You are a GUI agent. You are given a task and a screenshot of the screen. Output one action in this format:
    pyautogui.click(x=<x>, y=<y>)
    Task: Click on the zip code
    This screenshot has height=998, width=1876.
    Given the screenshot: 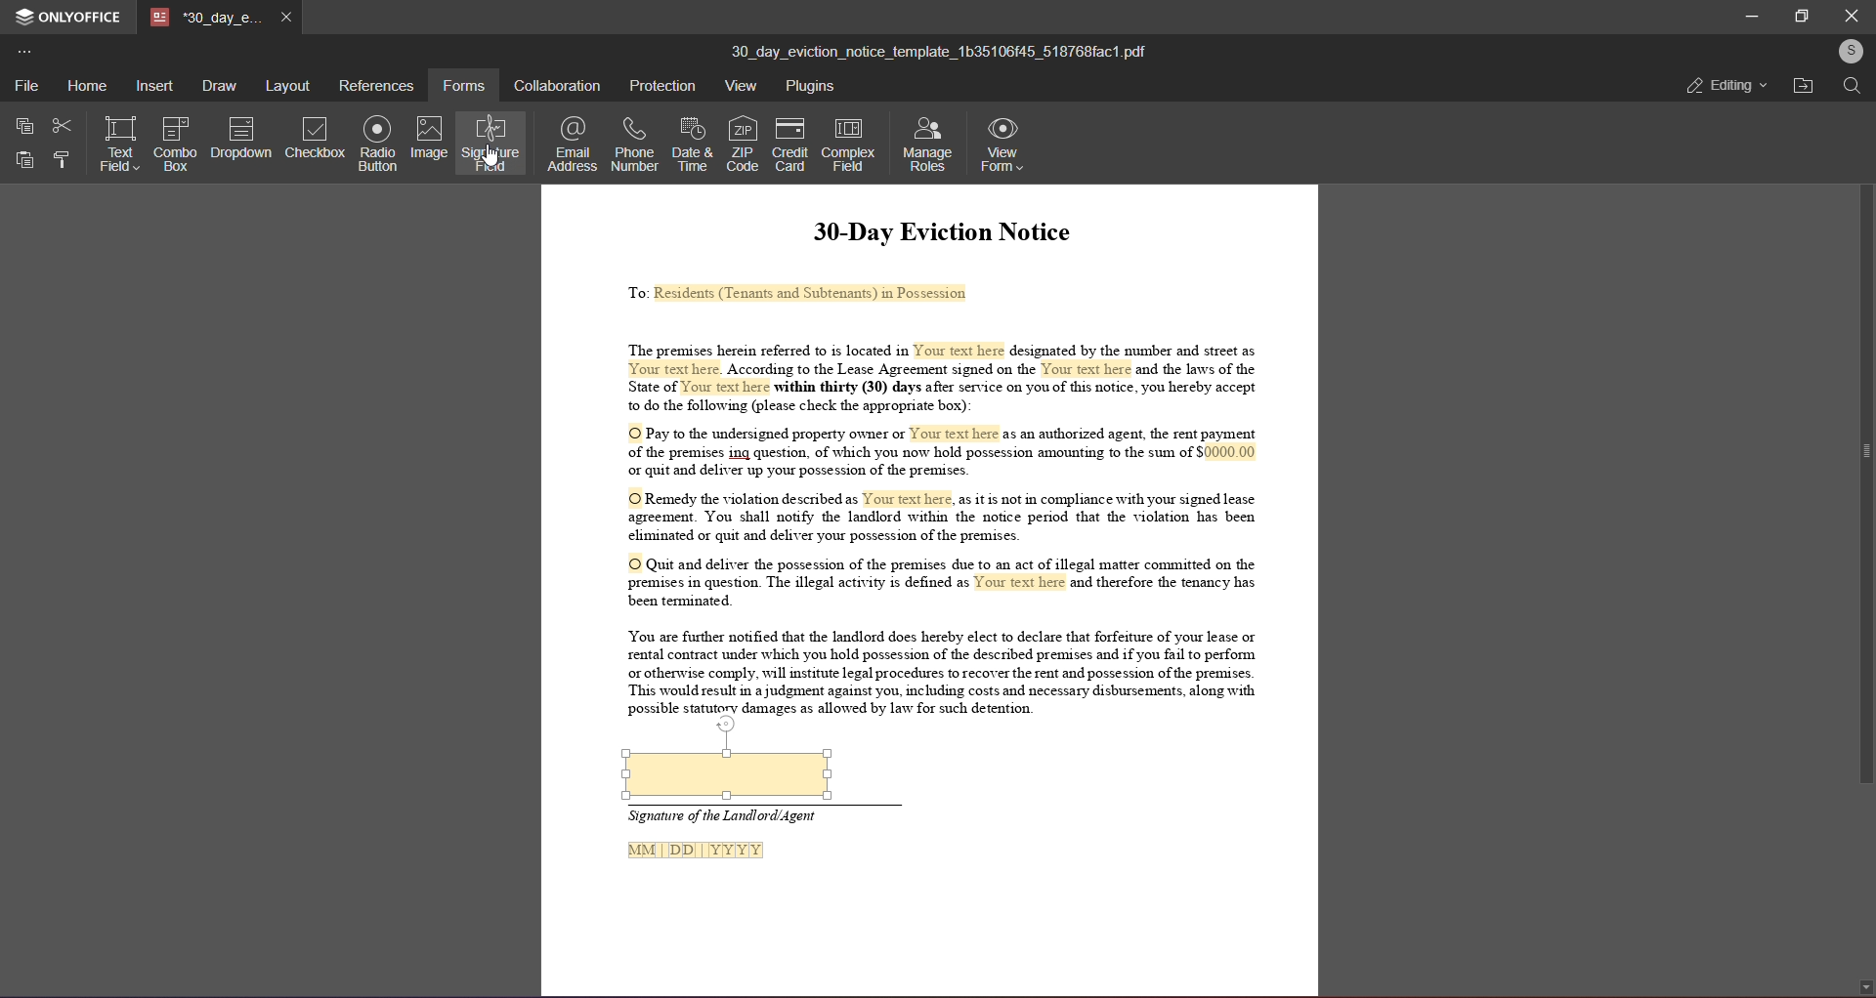 What is the action you would take?
    pyautogui.click(x=743, y=140)
    